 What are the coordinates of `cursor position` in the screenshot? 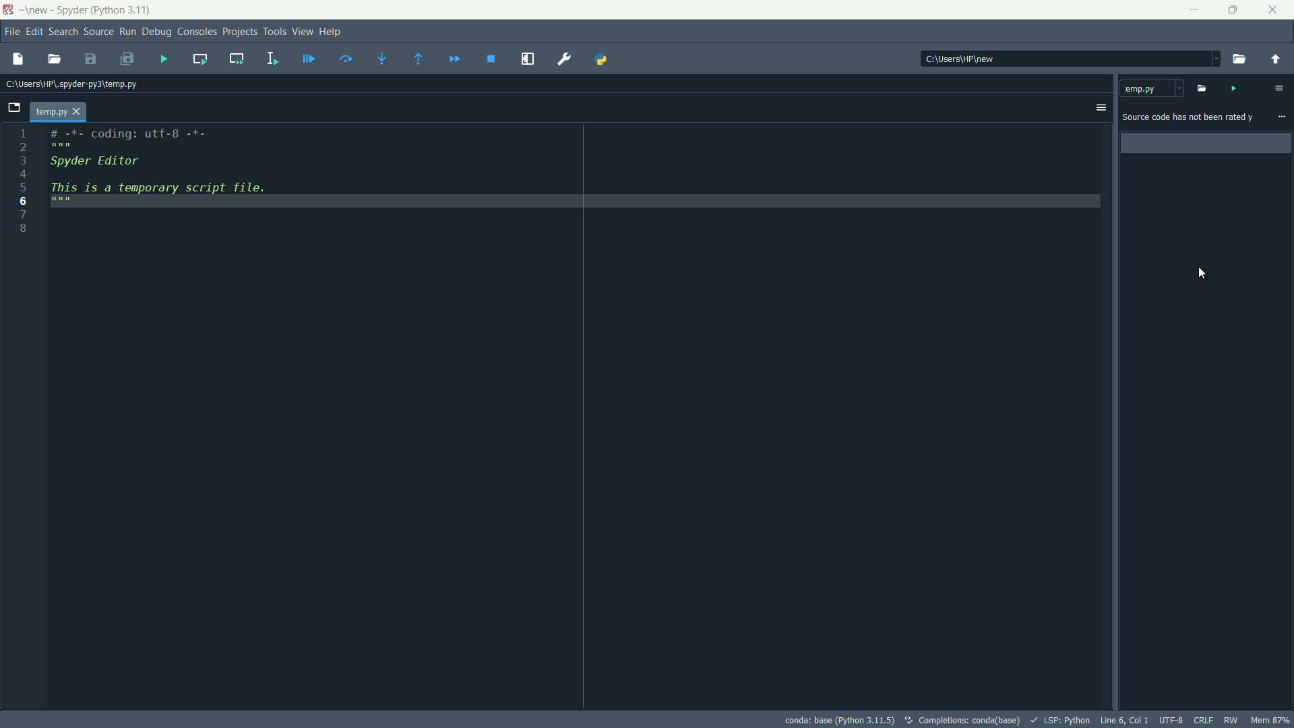 It's located at (1123, 721).